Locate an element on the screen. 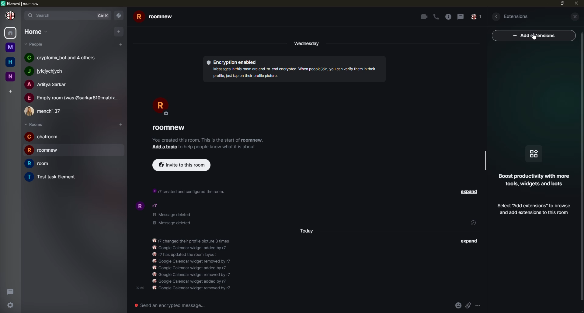 This screenshot has height=313, width=584. close is located at coordinates (577, 4).